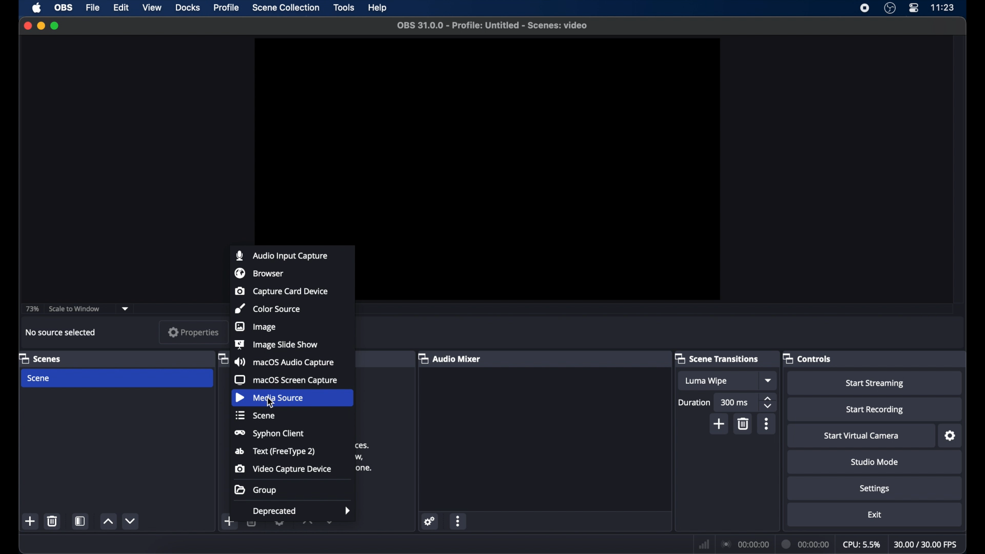 The image size is (985, 554). Describe the element at coordinates (125, 309) in the screenshot. I see `dropdown` at that location.